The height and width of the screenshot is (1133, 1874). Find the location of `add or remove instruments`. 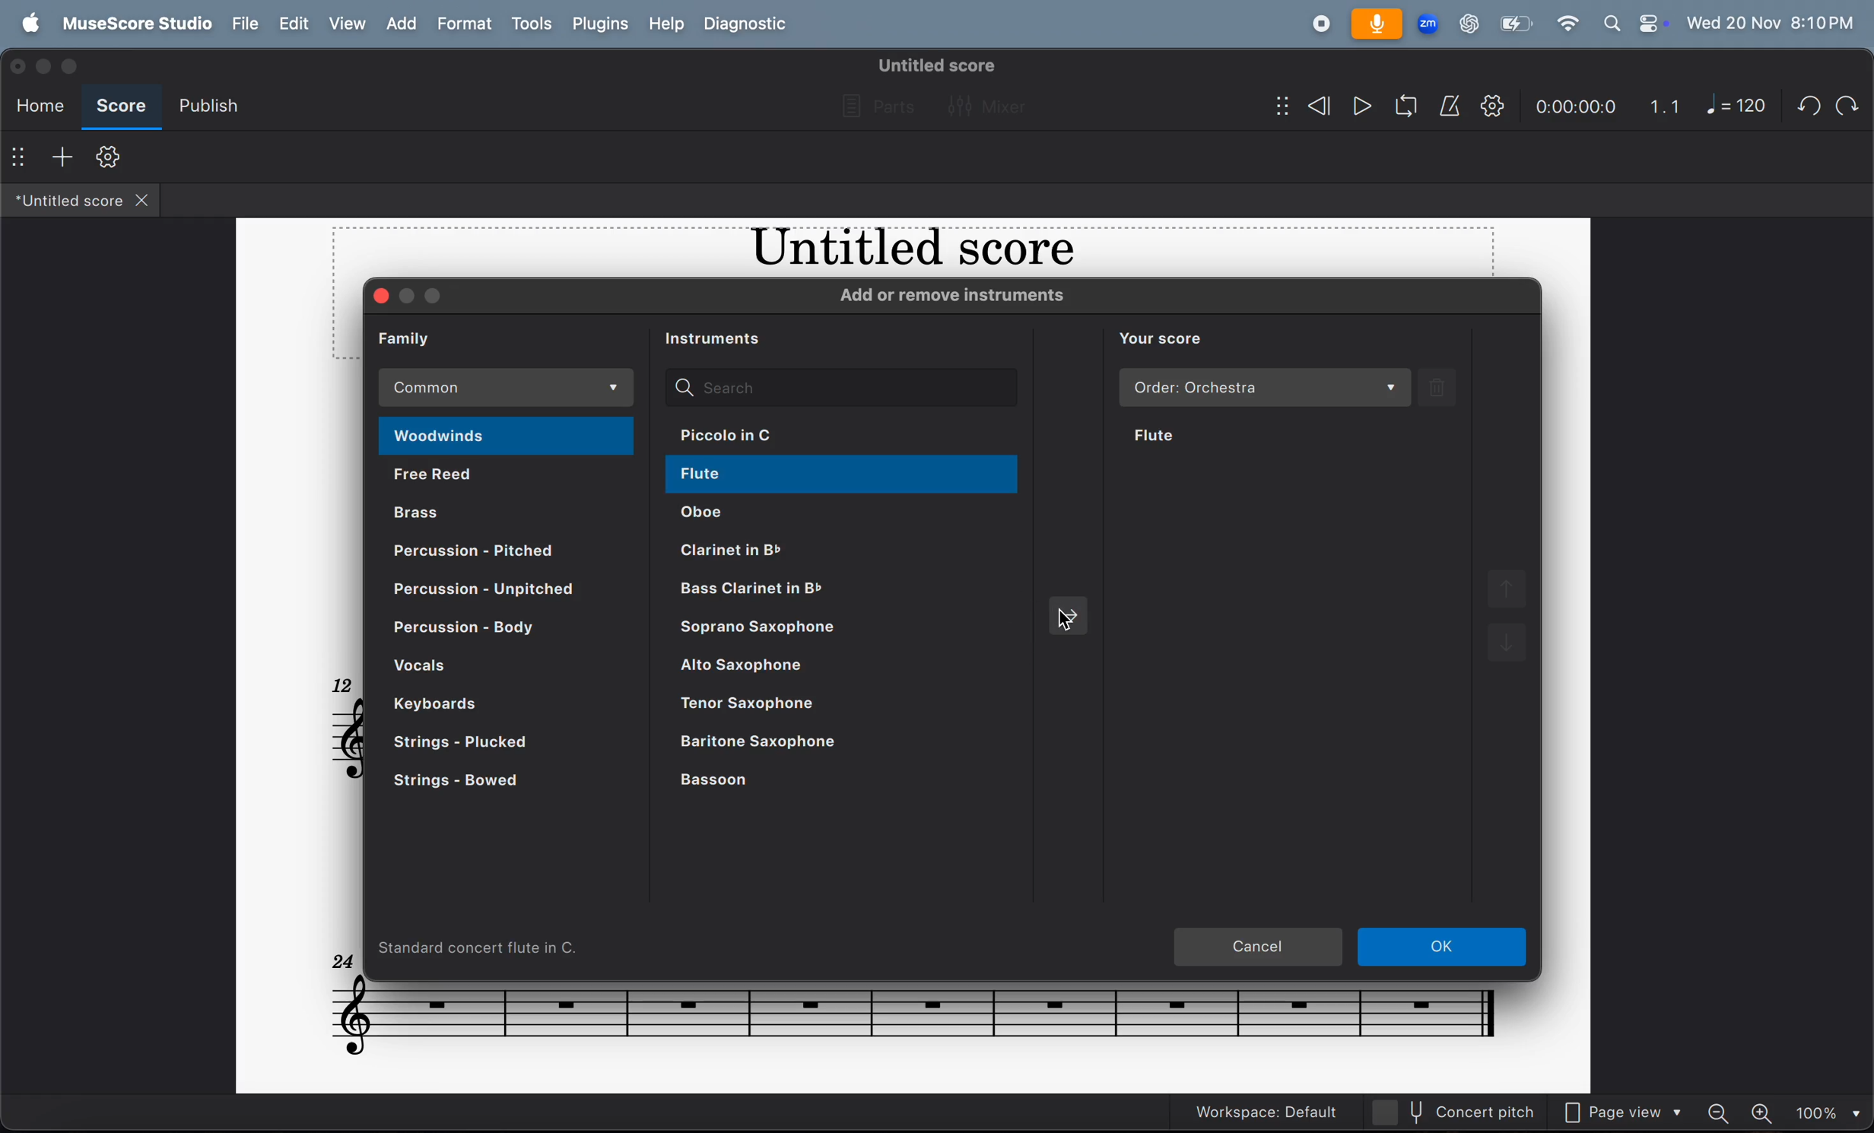

add or remove instruments is located at coordinates (965, 297).